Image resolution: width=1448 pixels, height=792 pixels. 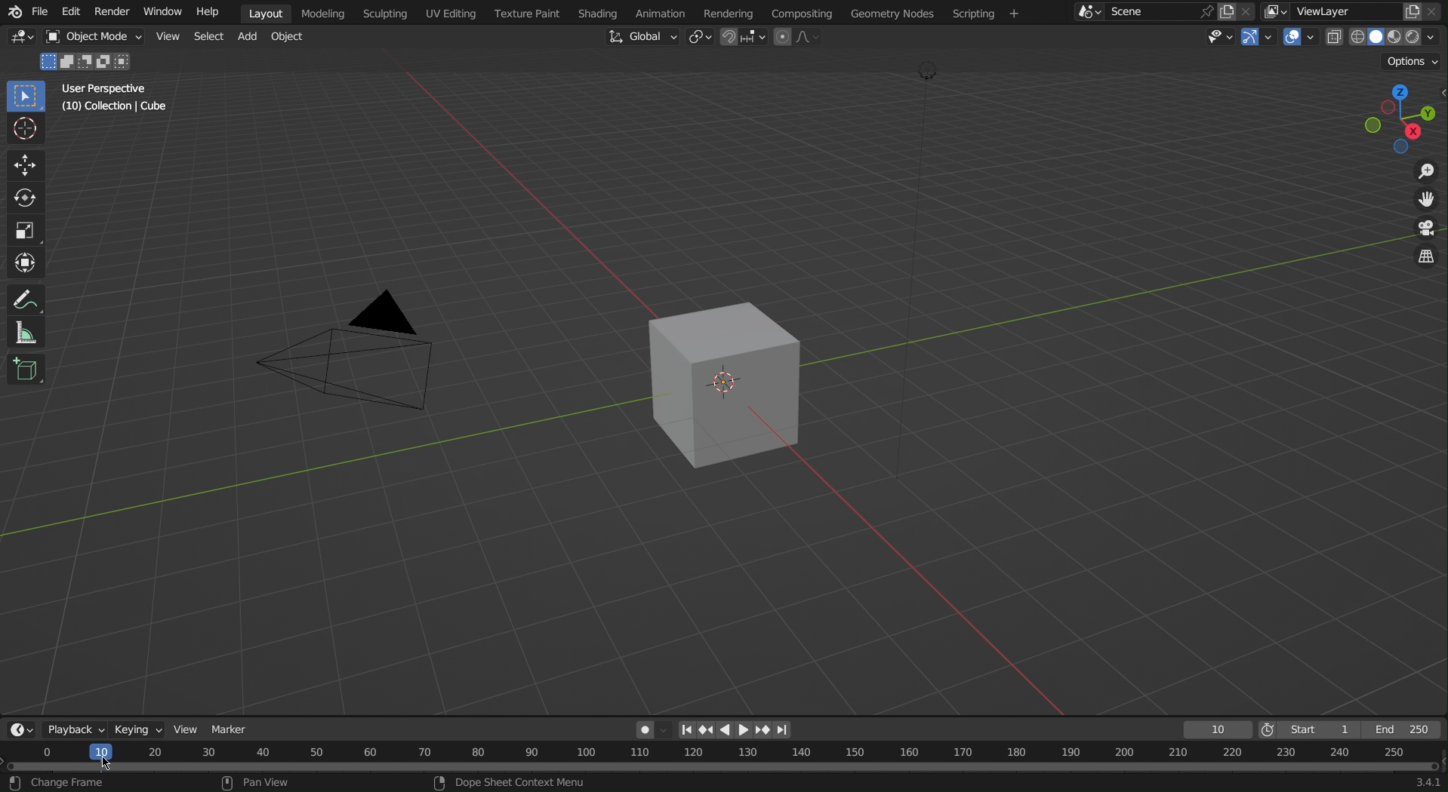 I want to click on Scripting, so click(x=989, y=13).